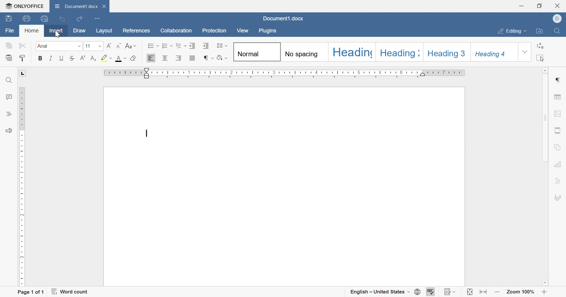  What do you see at coordinates (106, 6) in the screenshot?
I see `Close` at bounding box center [106, 6].